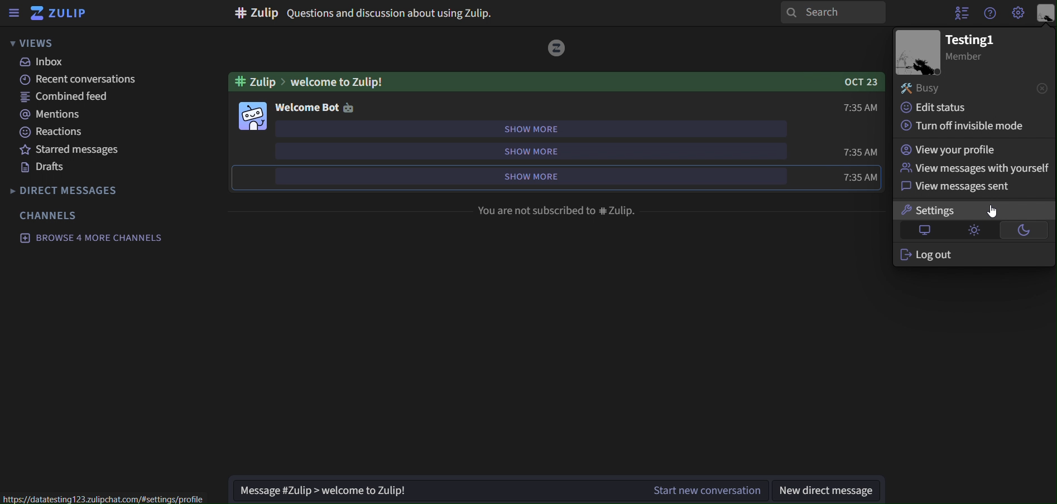  Describe the element at coordinates (917, 52) in the screenshot. I see `image` at that location.